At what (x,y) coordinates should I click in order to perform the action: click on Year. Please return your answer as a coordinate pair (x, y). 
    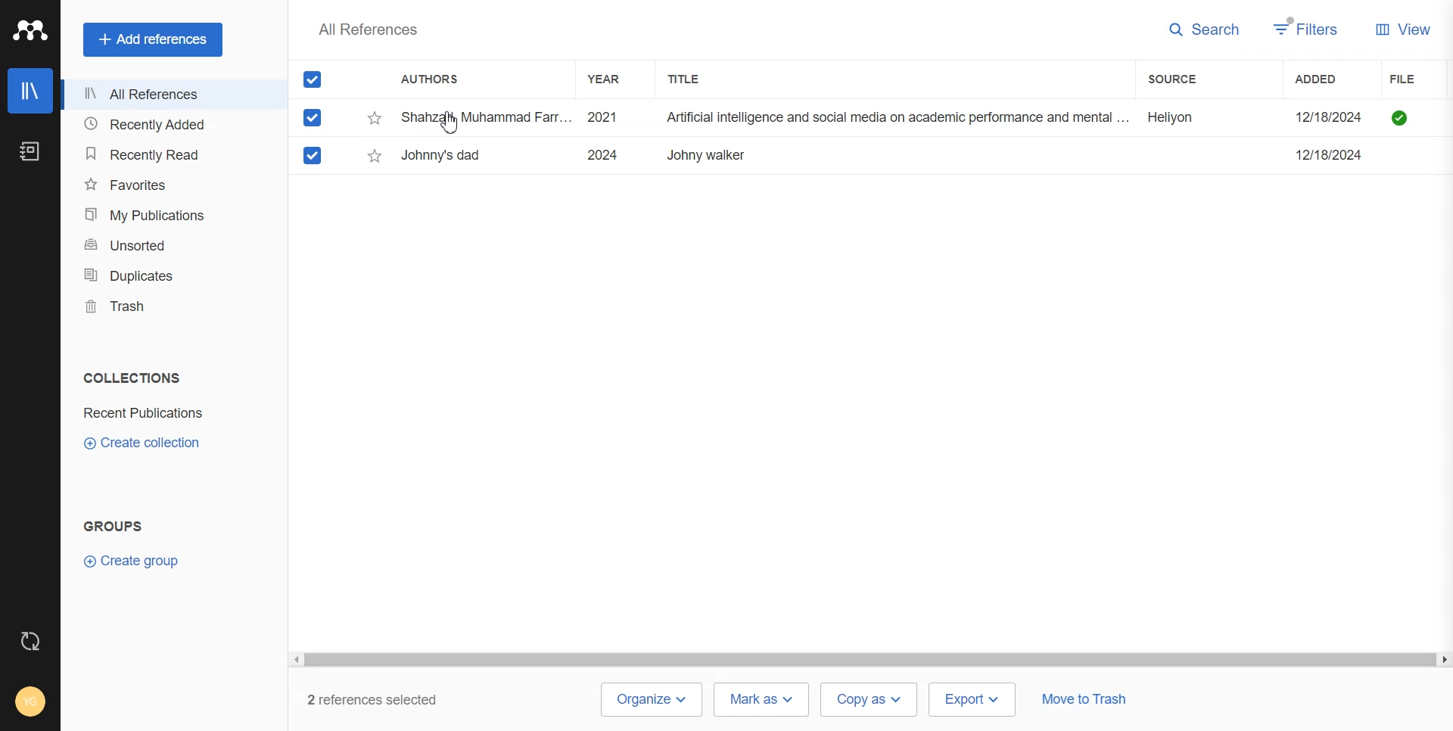
    Looking at the image, I should click on (611, 79).